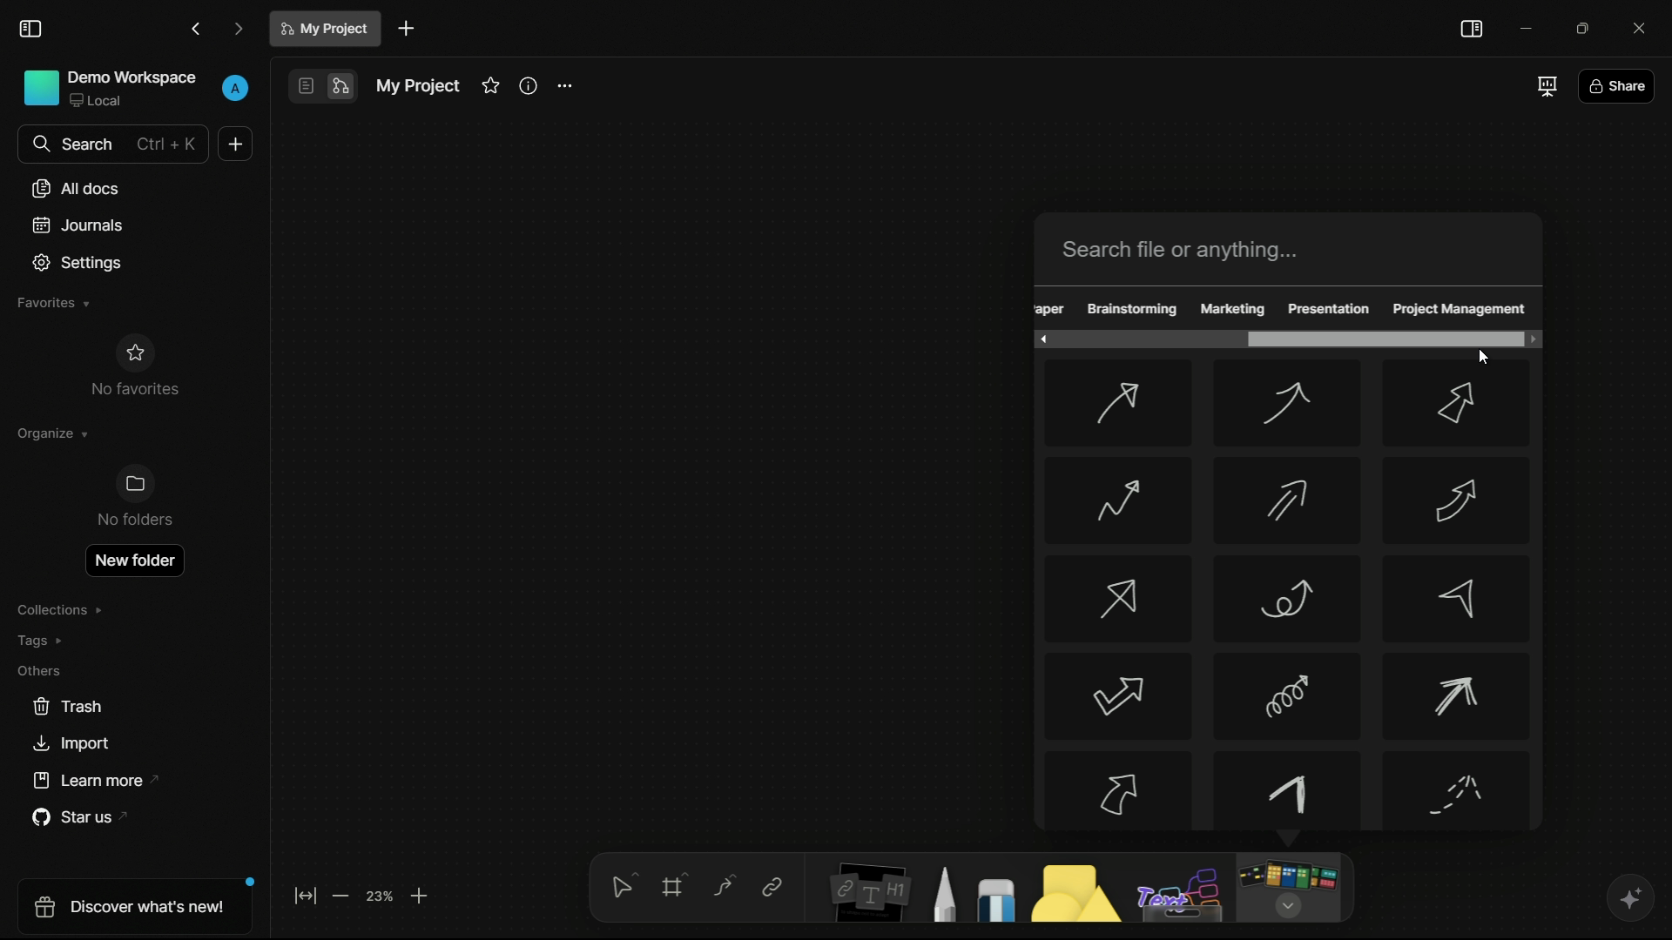  What do you see at coordinates (304, 86) in the screenshot?
I see `page mode` at bounding box center [304, 86].